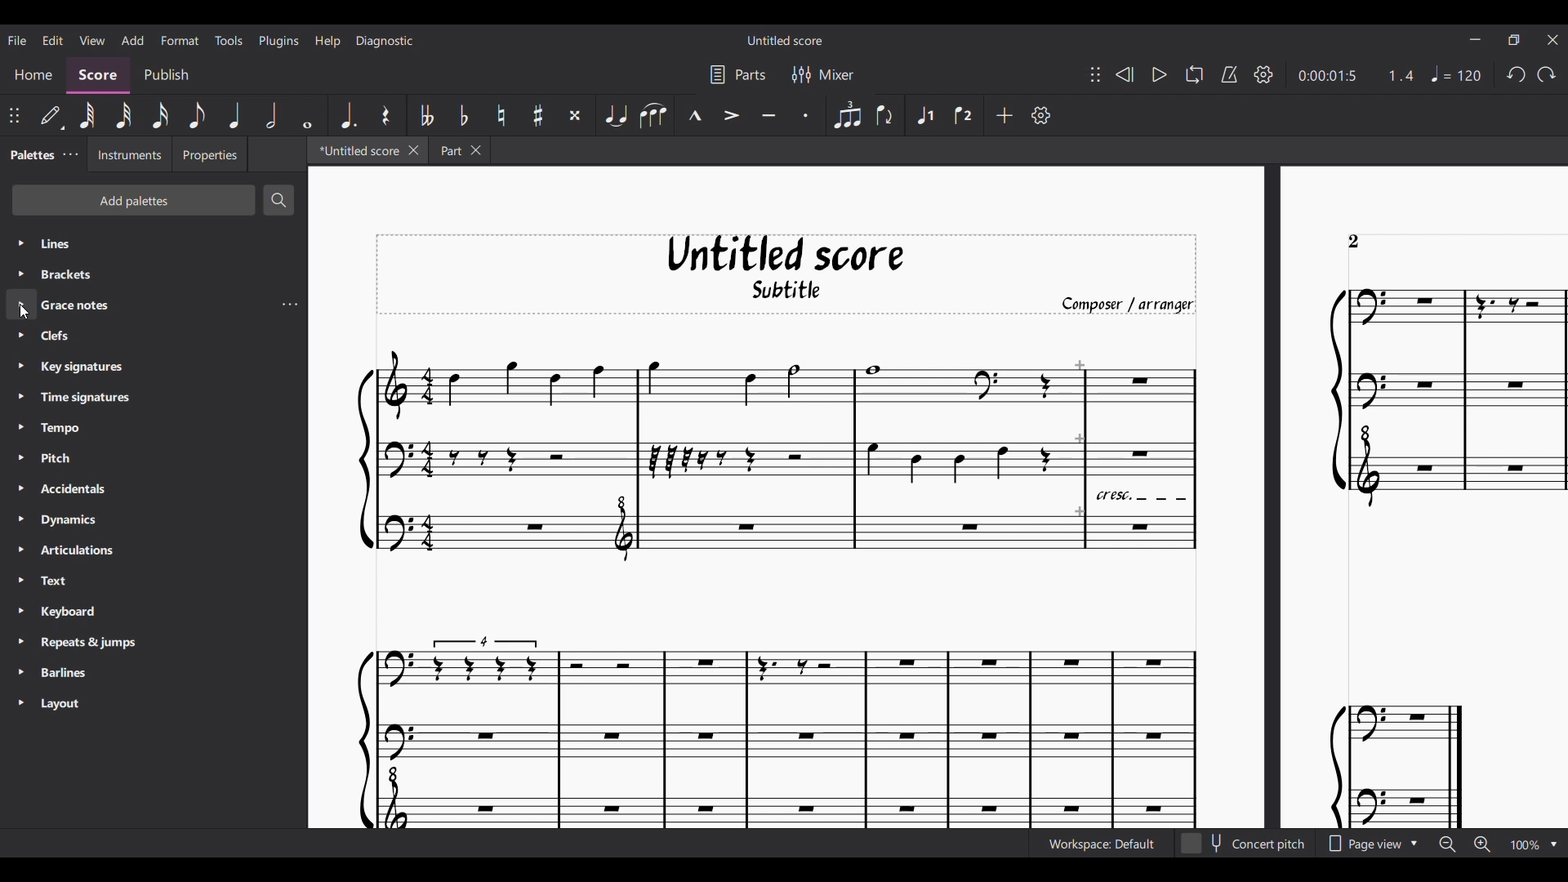 The height and width of the screenshot is (882, 1568). Describe the element at coordinates (356, 150) in the screenshot. I see `Current tab` at that location.